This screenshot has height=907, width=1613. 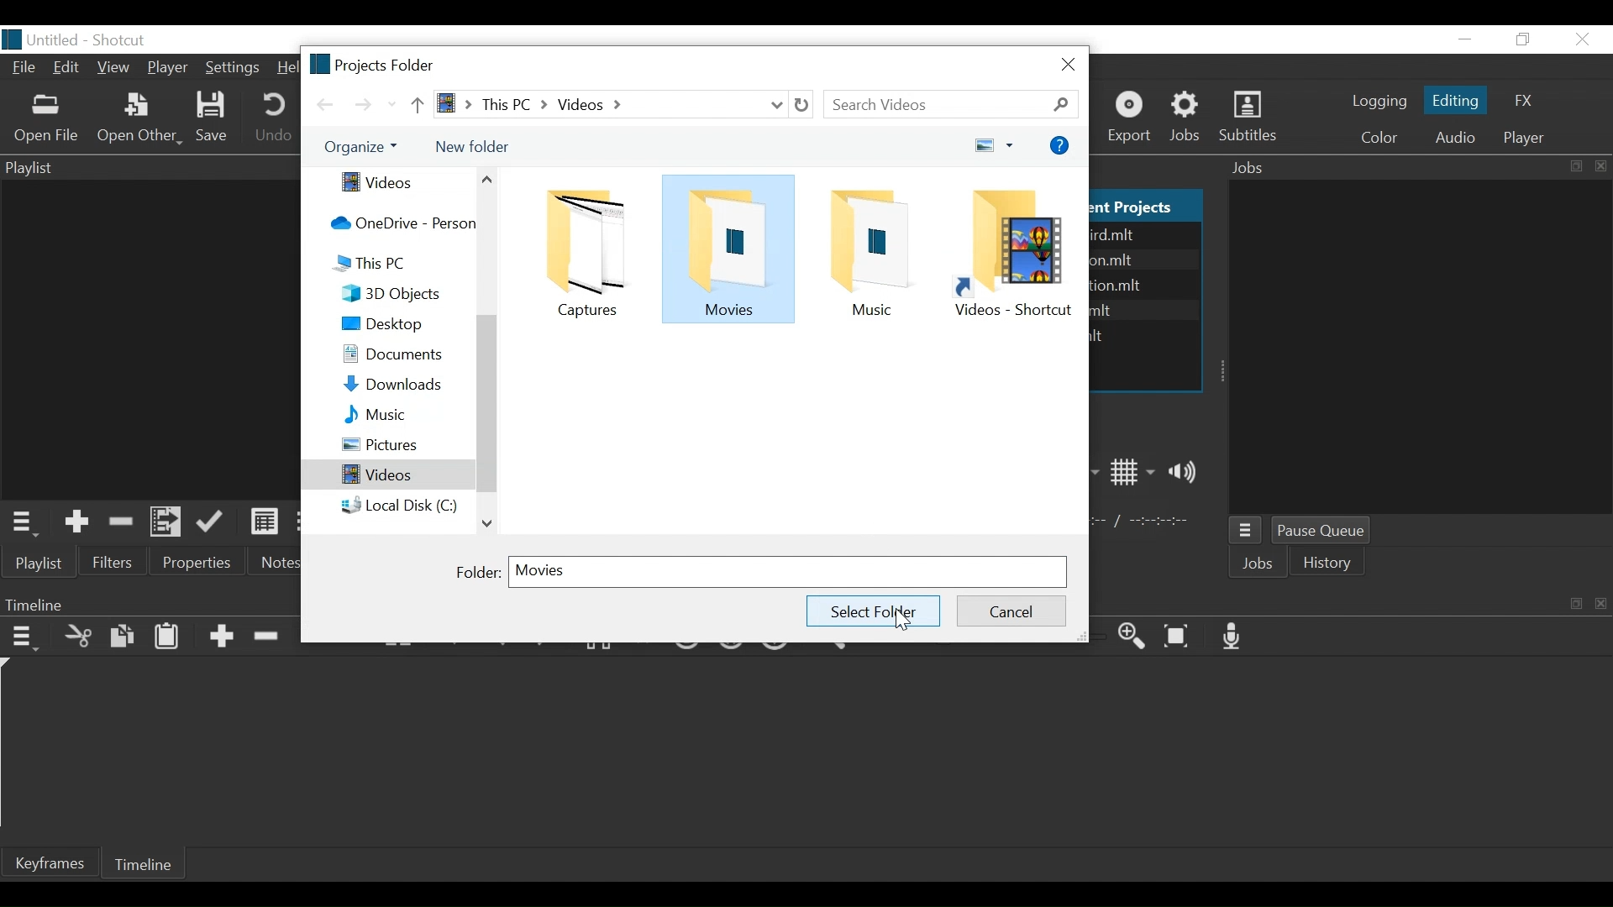 I want to click on Shotcut, so click(x=122, y=39).